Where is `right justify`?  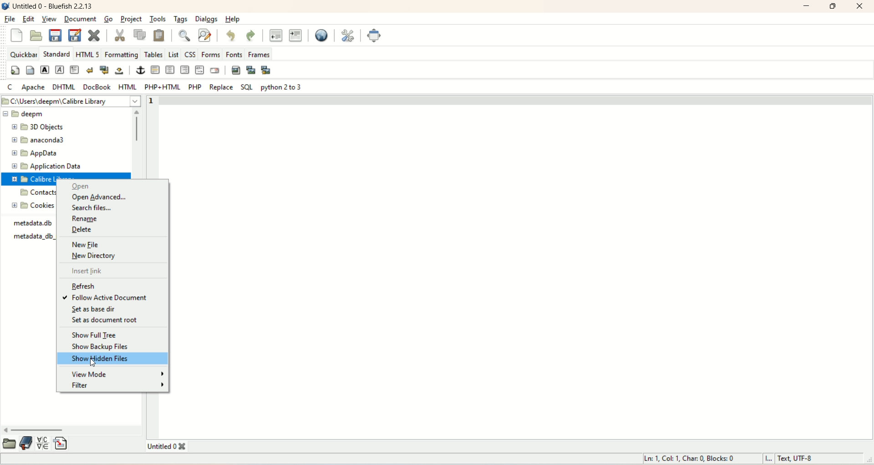 right justify is located at coordinates (184, 69).